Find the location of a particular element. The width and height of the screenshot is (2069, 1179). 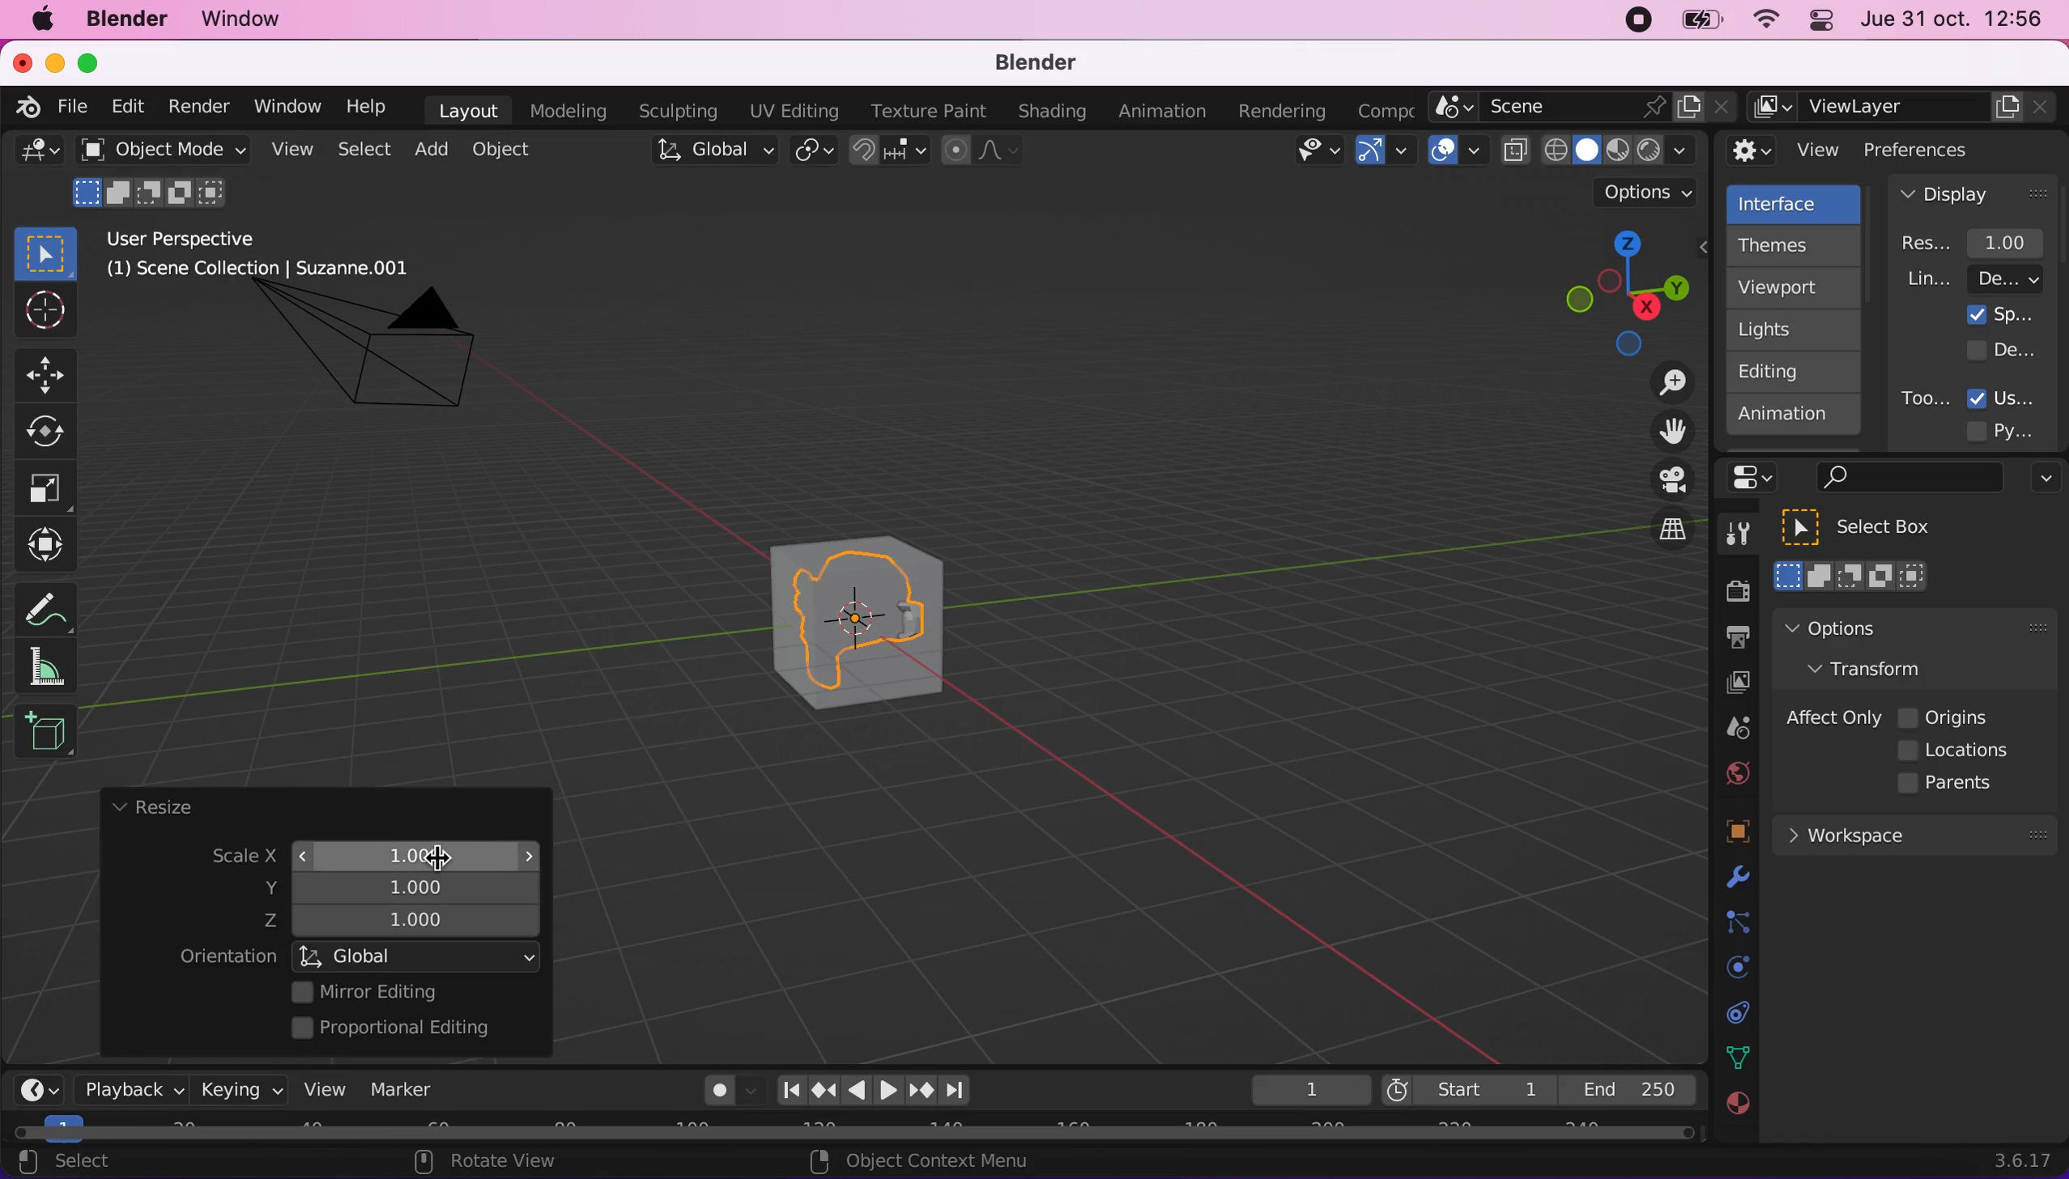

workspace is located at coordinates (1914, 833).